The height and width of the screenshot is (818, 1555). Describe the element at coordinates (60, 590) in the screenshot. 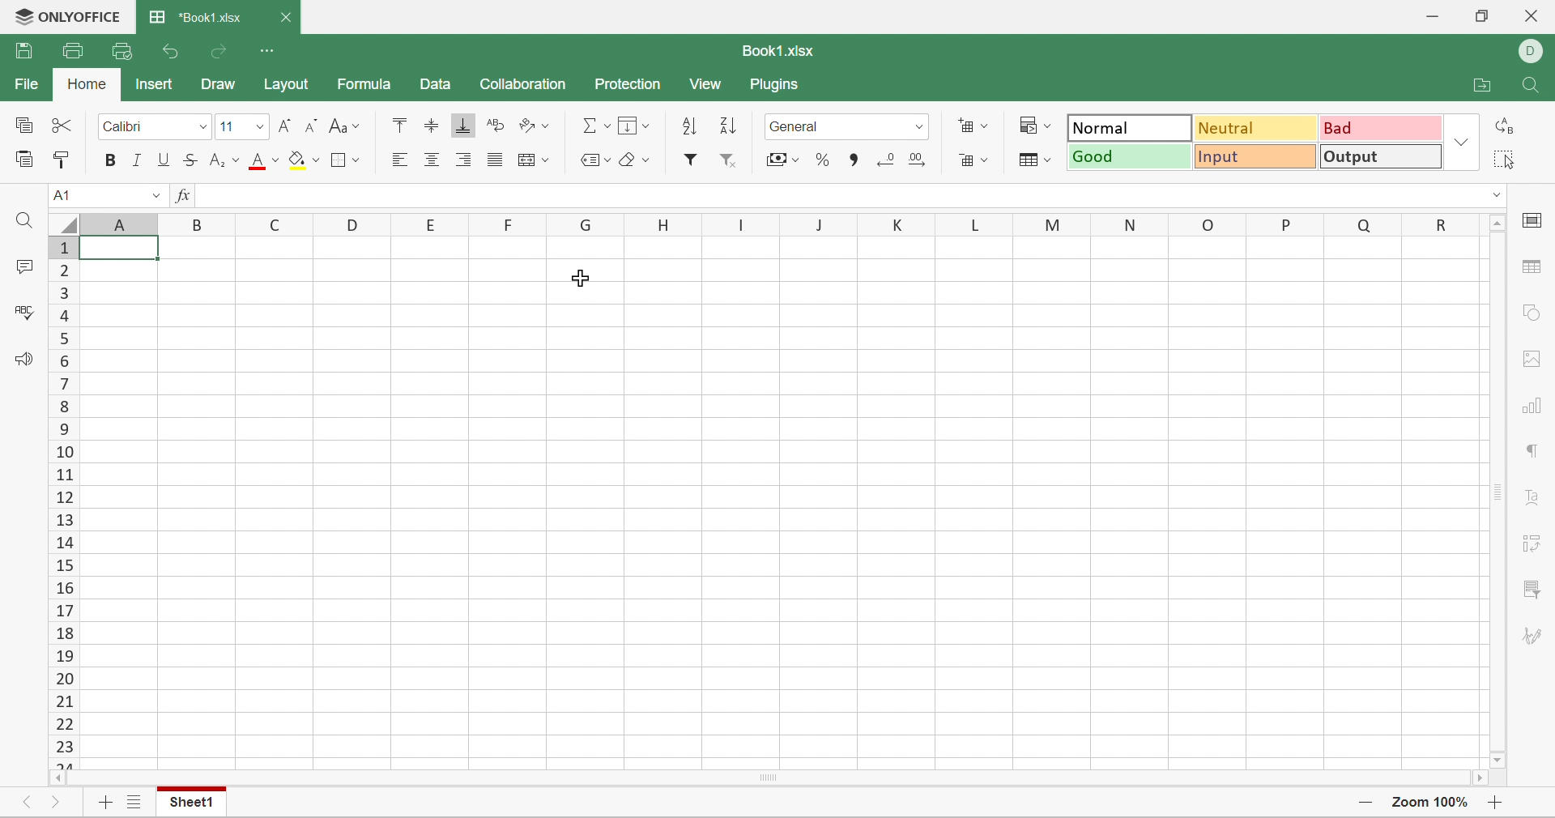

I see `16` at that location.